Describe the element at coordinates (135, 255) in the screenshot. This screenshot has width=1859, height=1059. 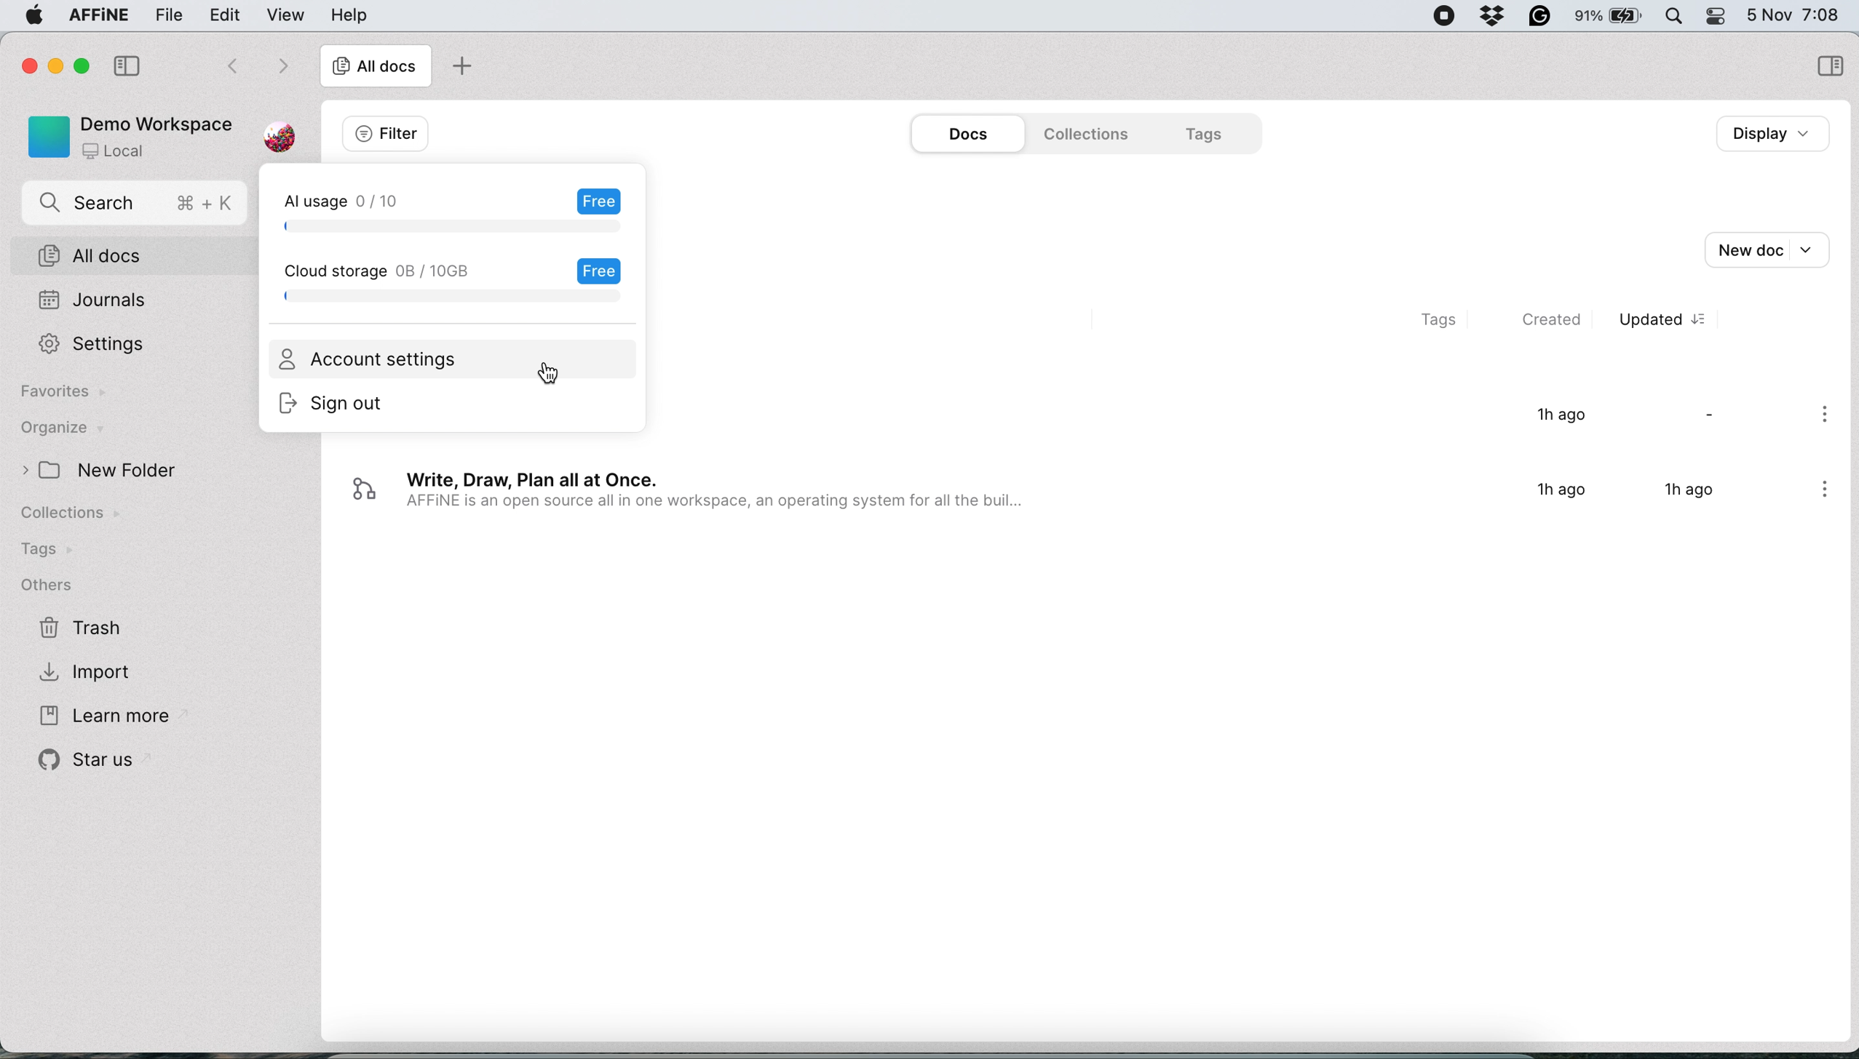
I see `all docs` at that location.